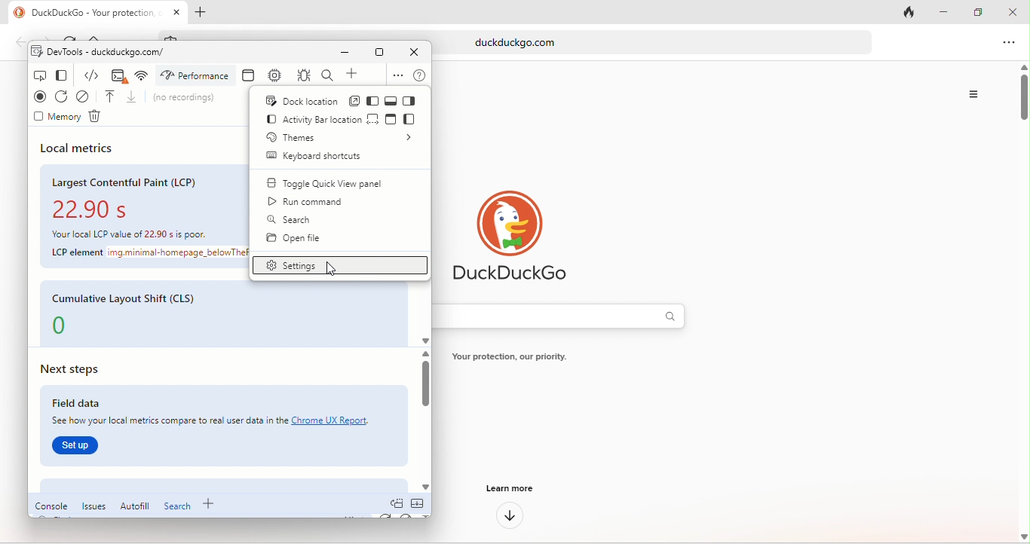 The width and height of the screenshot is (1030, 544). Describe the element at coordinates (330, 75) in the screenshot. I see `search` at that location.